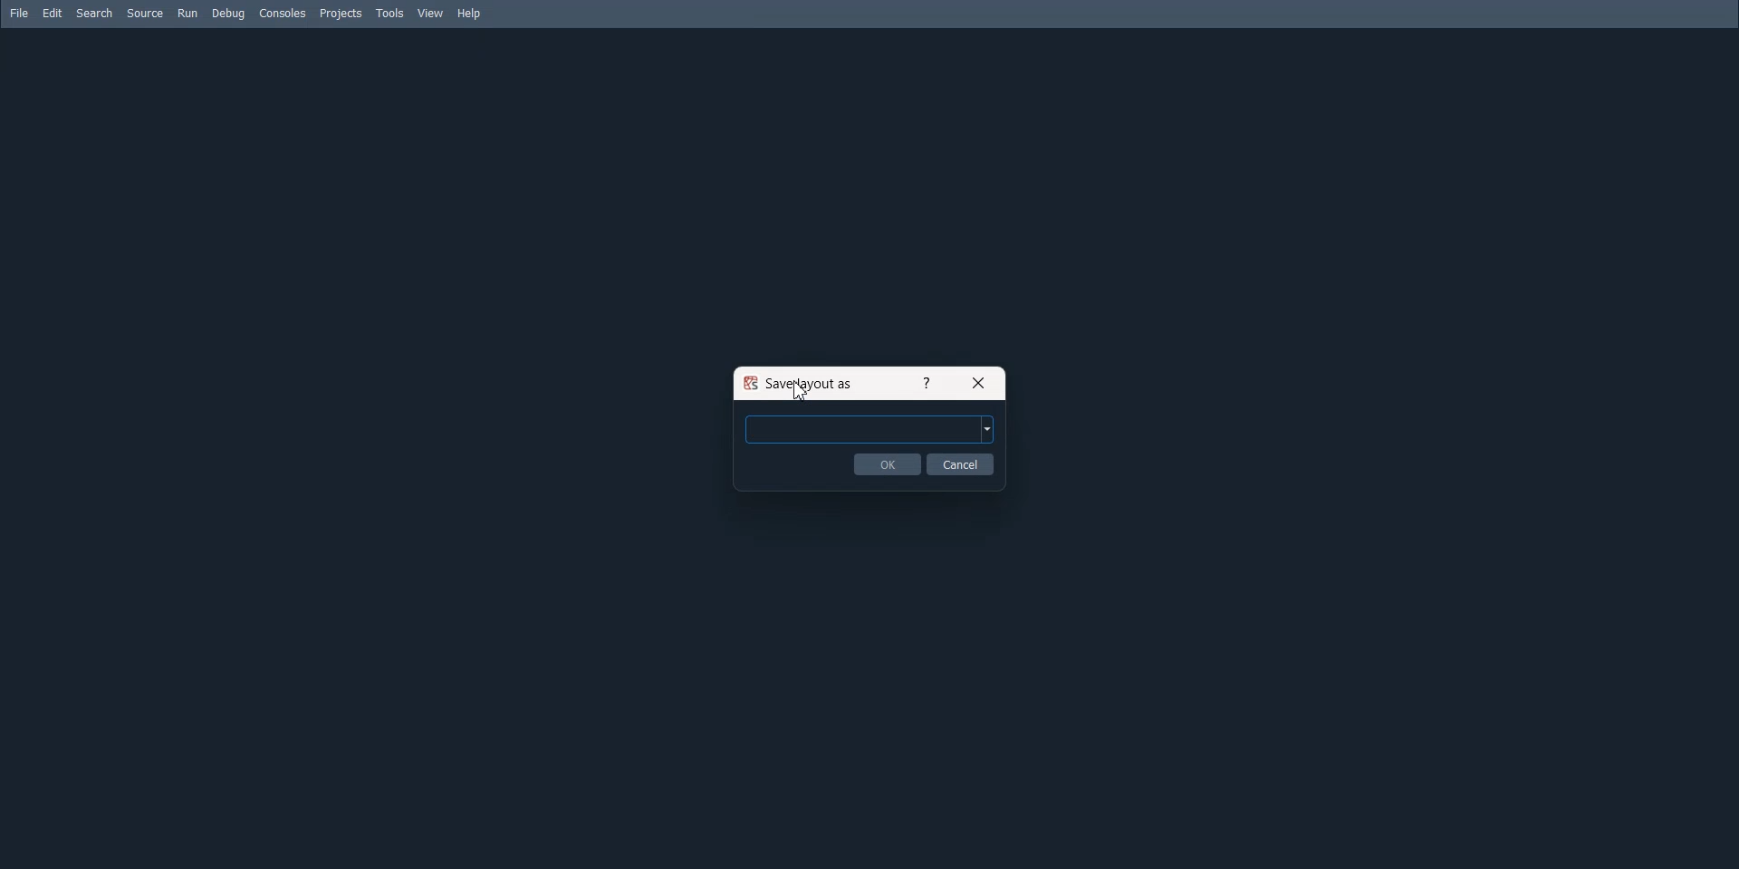 This screenshot has height=869, width=1739. Describe the element at coordinates (925, 382) in the screenshot. I see `Get Help` at that location.